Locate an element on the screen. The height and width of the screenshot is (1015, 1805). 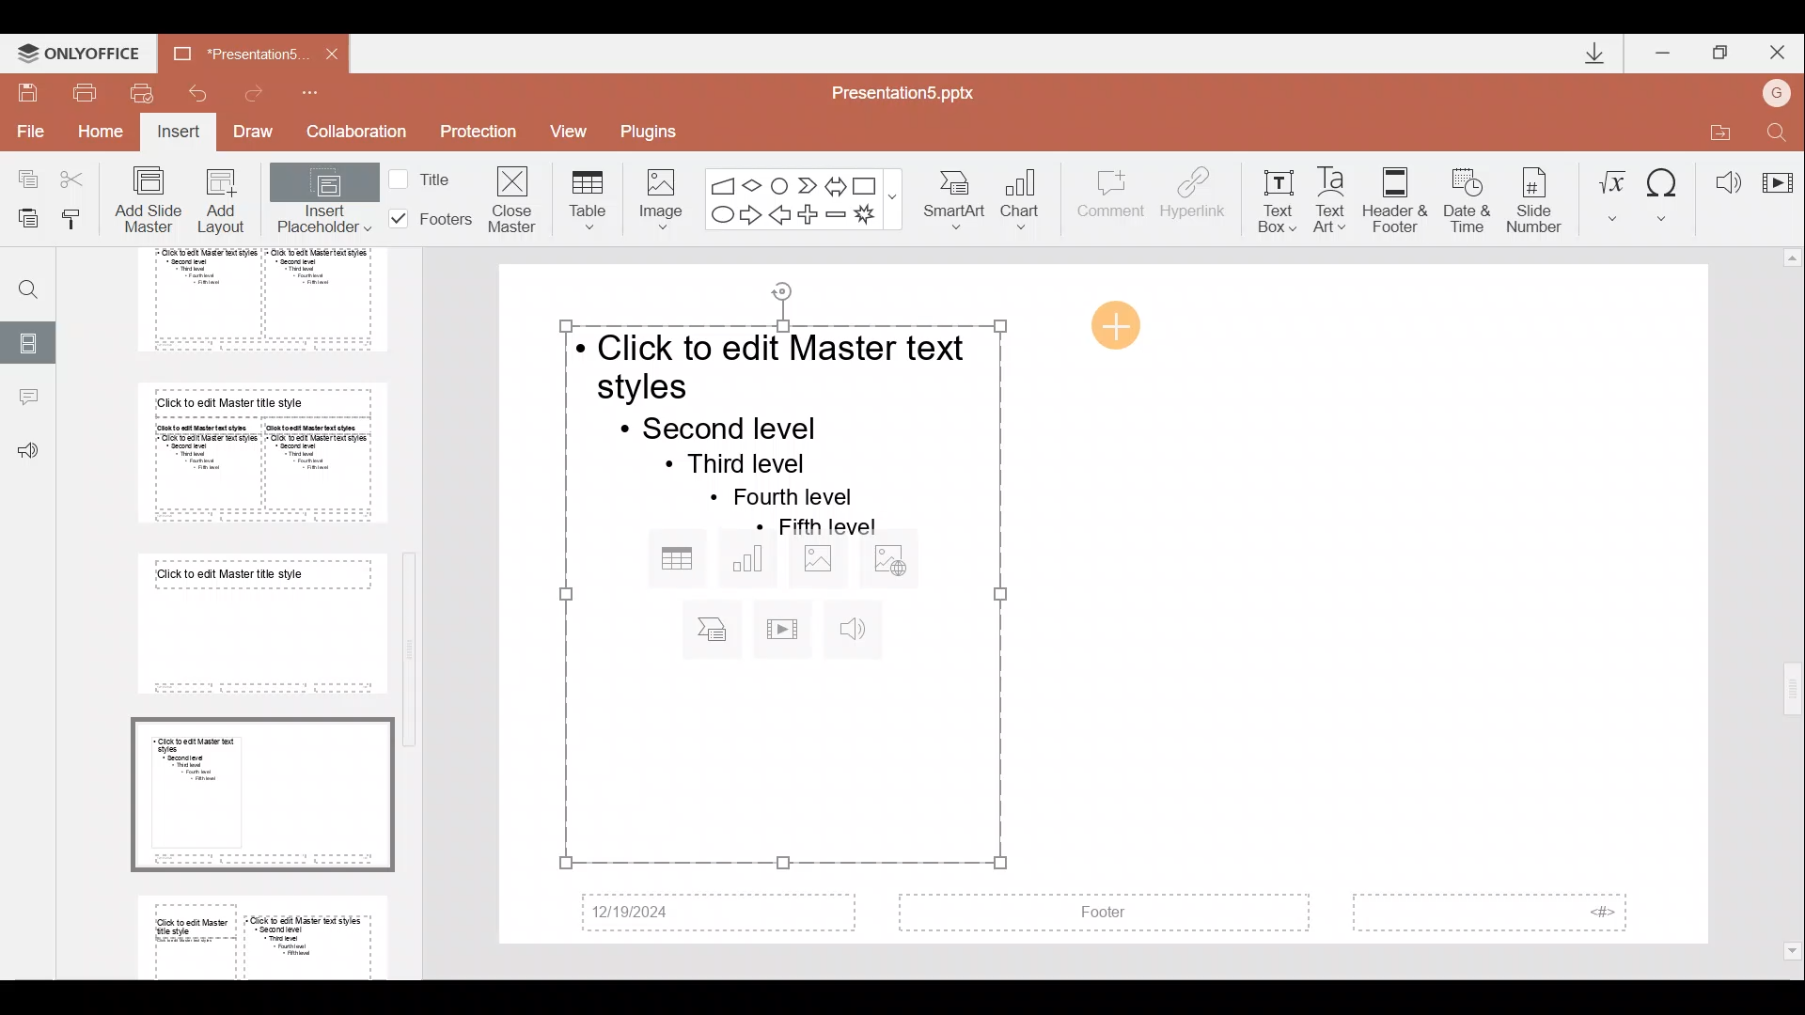
Header & footer is located at coordinates (1394, 199).